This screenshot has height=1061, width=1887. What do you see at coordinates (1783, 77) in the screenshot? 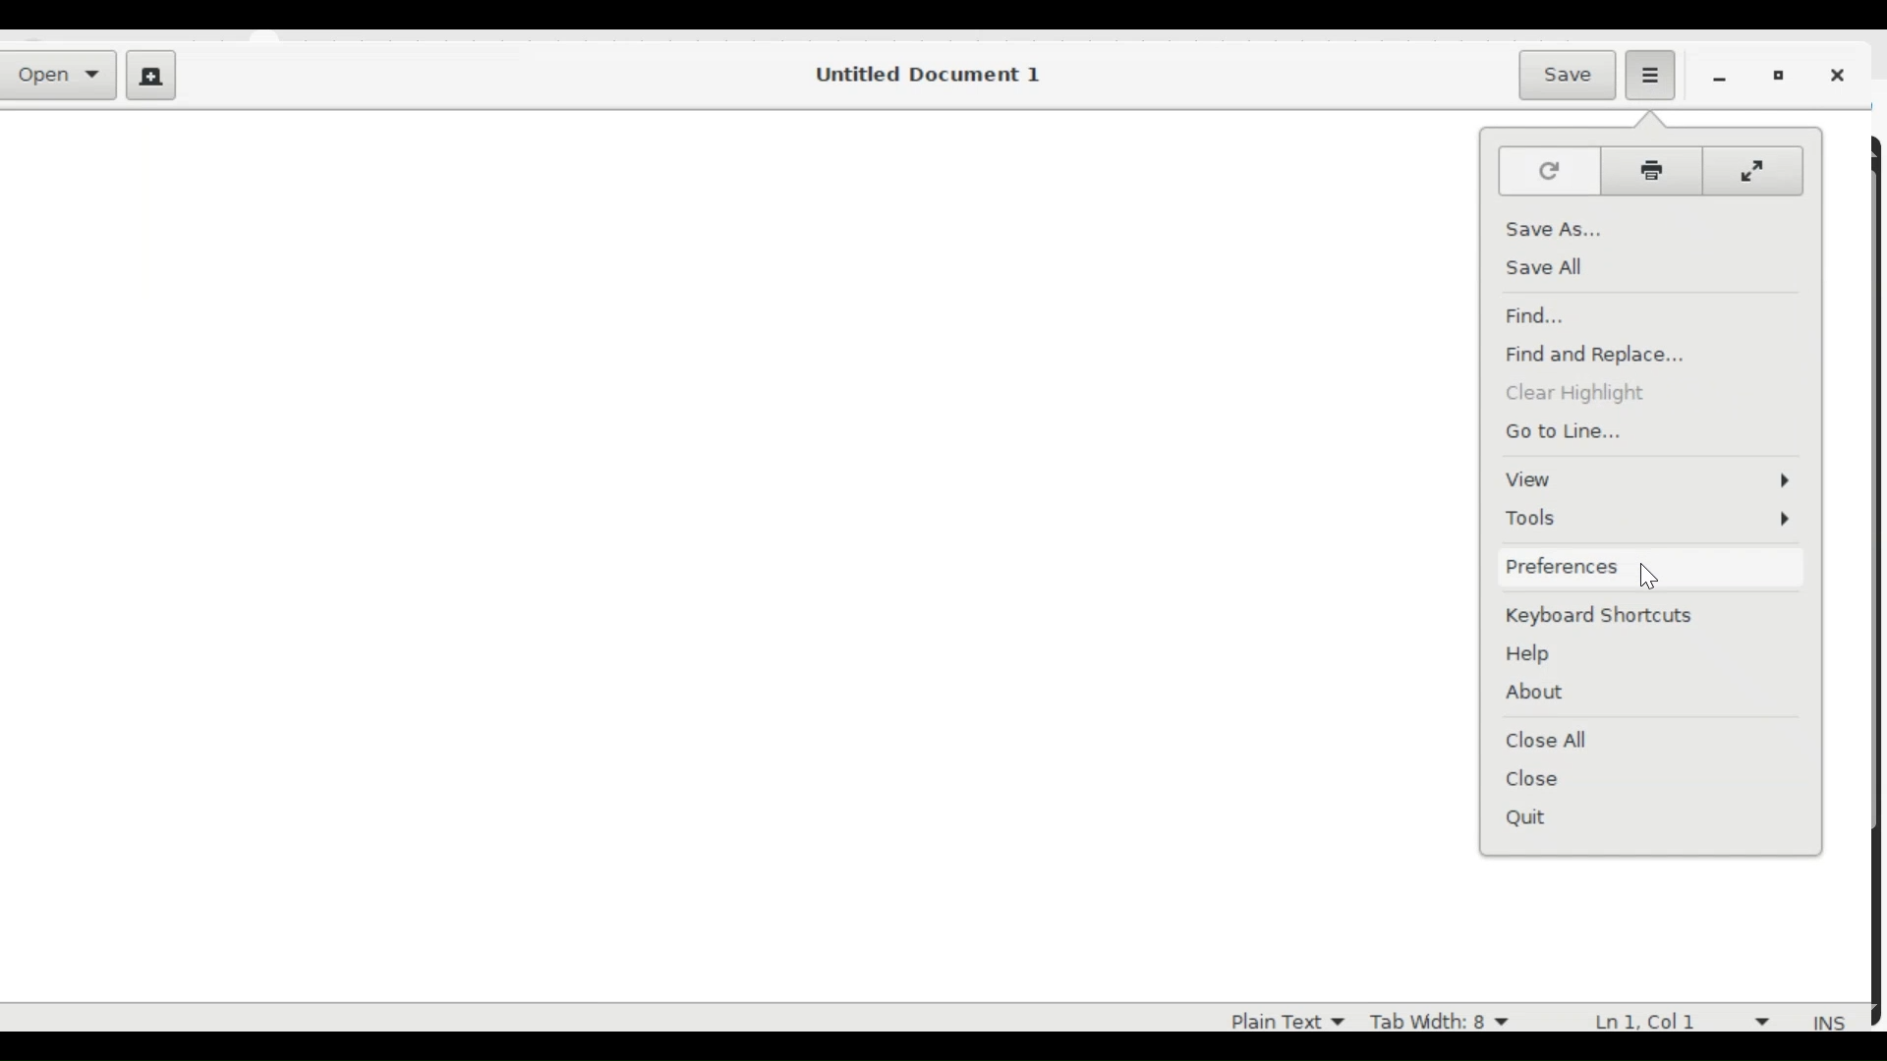
I see `Restore` at bounding box center [1783, 77].